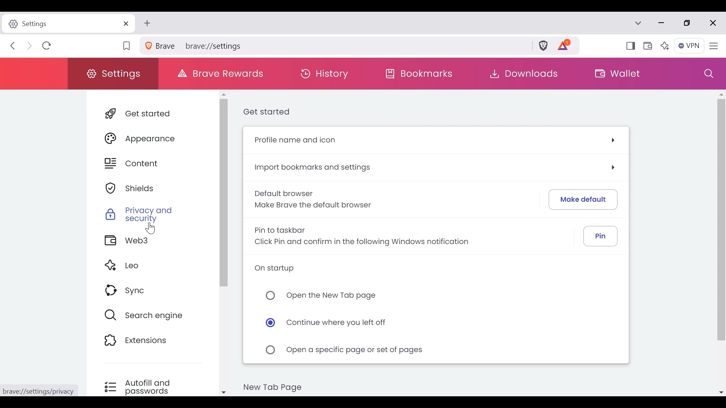  What do you see at coordinates (423, 75) in the screenshot?
I see `Bookmarks` at bounding box center [423, 75].